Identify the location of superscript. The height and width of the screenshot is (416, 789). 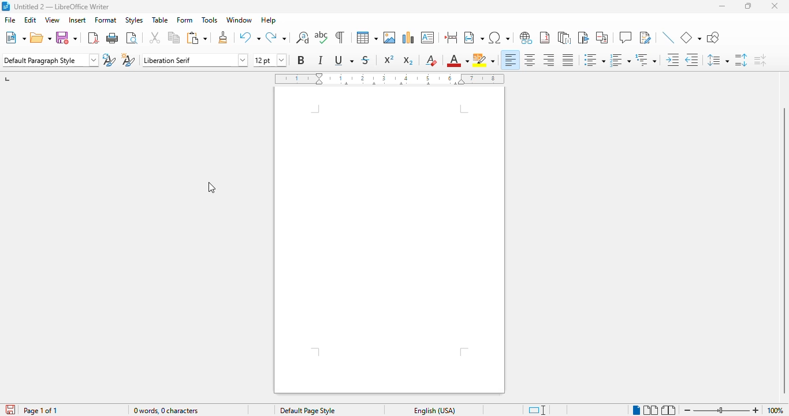
(389, 59).